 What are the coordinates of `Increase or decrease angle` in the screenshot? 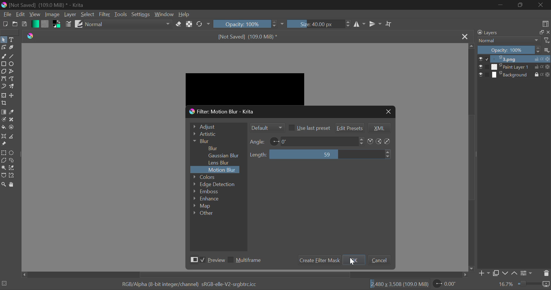 It's located at (362, 141).